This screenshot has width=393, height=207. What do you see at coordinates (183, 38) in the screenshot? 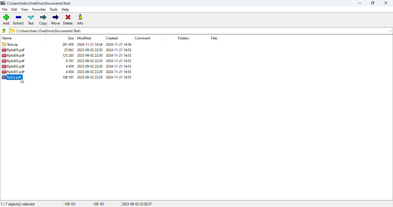
I see `folders` at bounding box center [183, 38].